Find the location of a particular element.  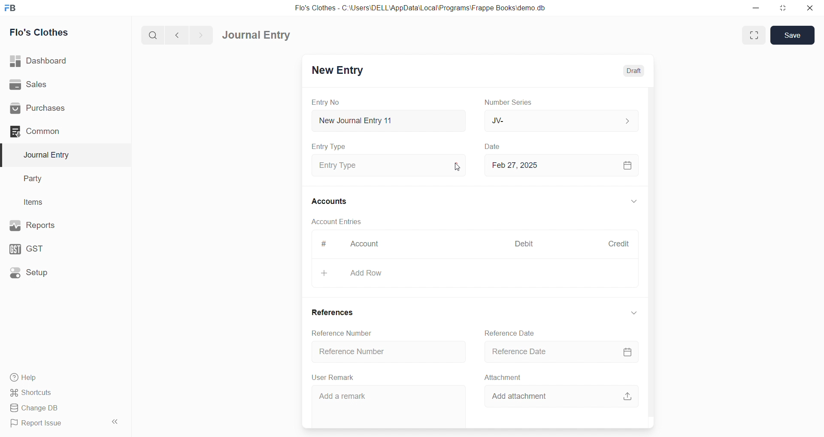

Journal Entry is located at coordinates (49, 155).